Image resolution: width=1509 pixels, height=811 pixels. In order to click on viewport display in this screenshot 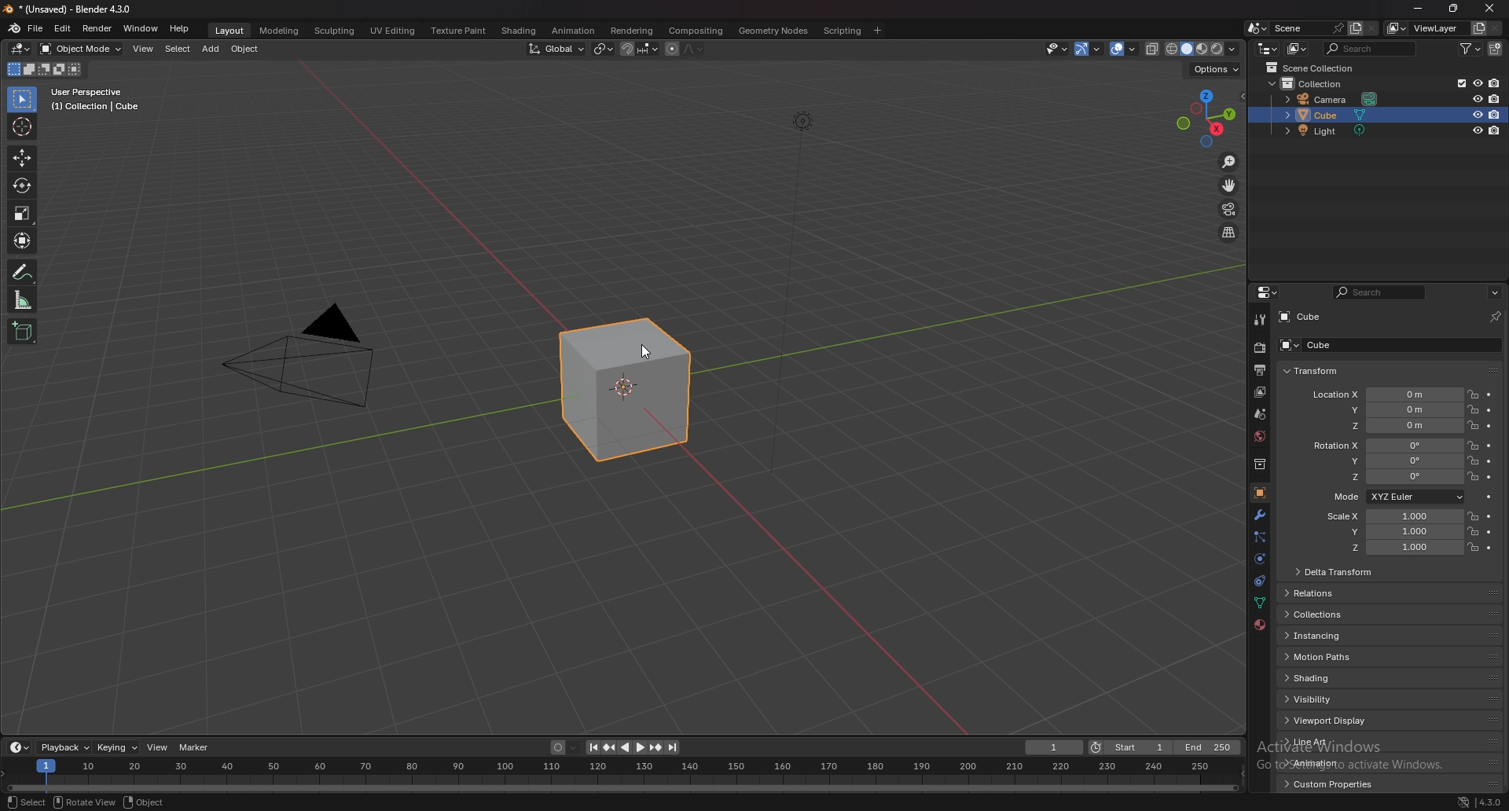, I will do `click(1331, 721)`.